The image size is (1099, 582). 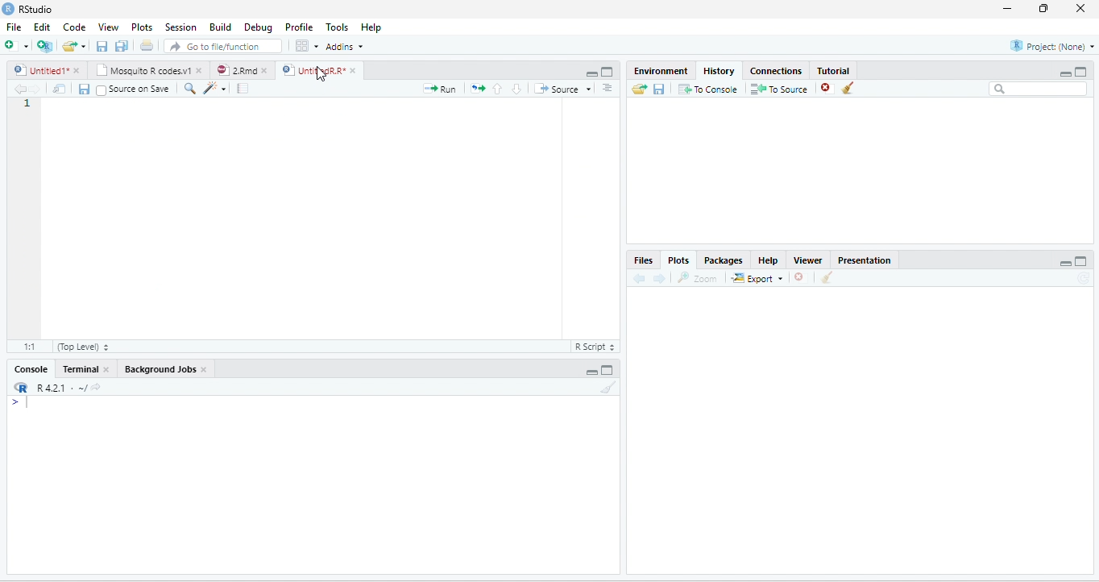 I want to click on 1:1, so click(x=27, y=346).